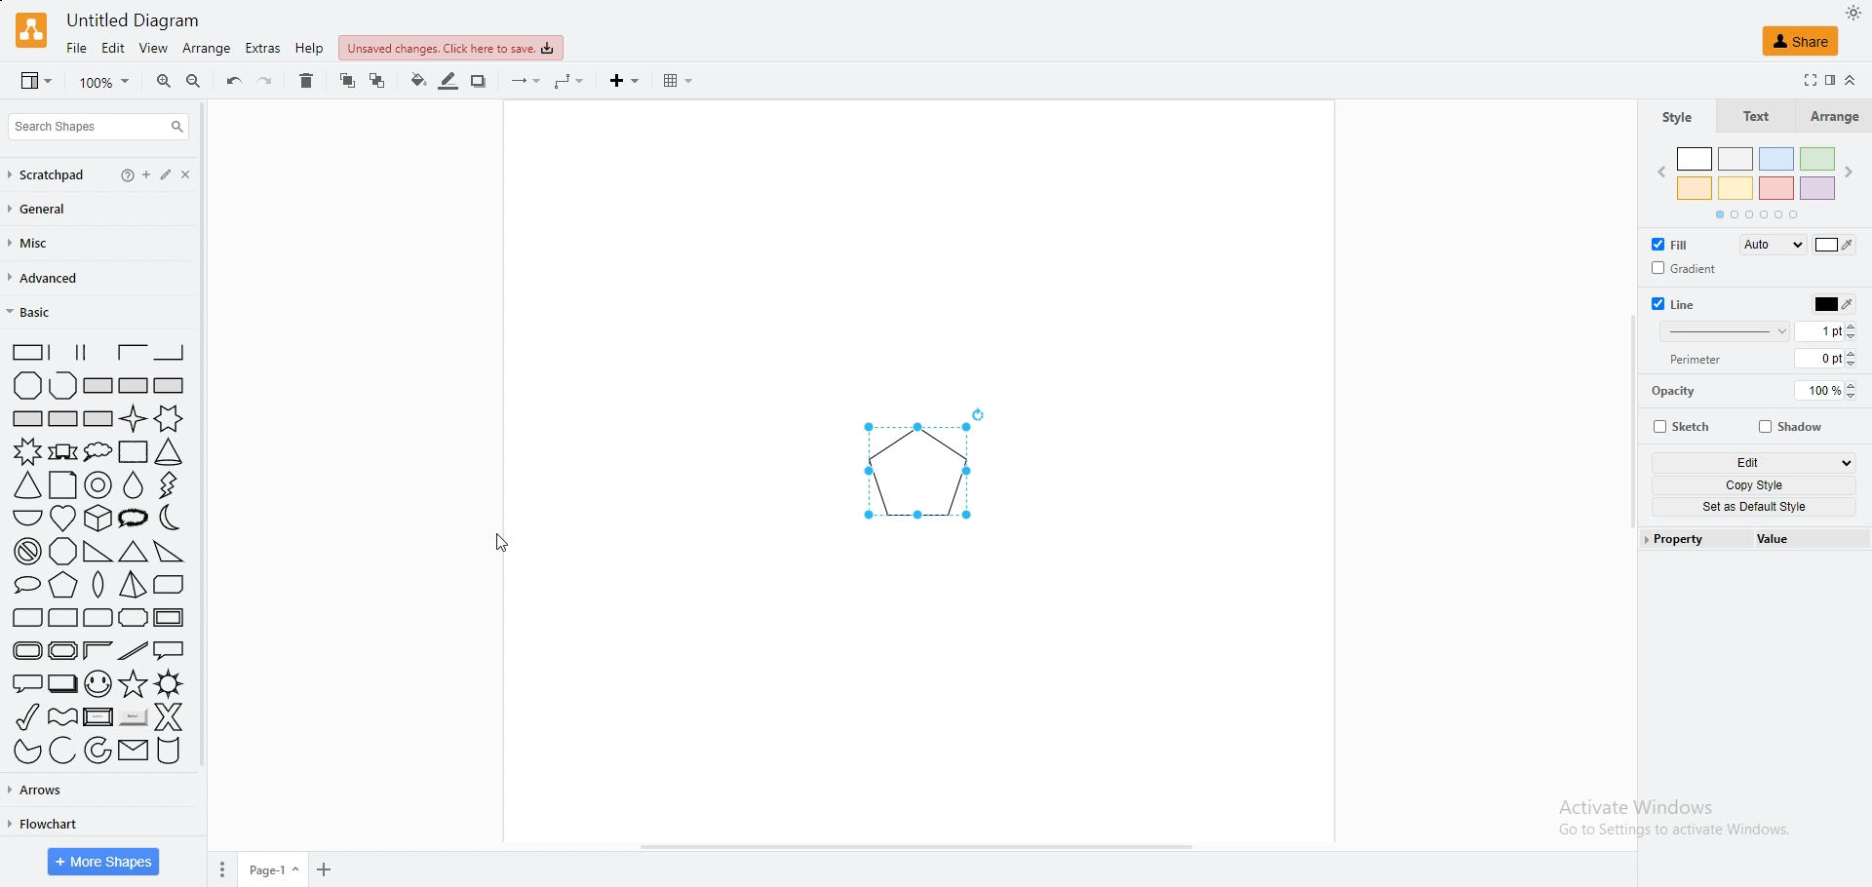 The width and height of the screenshot is (1872, 887). What do you see at coordinates (507, 540) in the screenshot?
I see `cursor` at bounding box center [507, 540].